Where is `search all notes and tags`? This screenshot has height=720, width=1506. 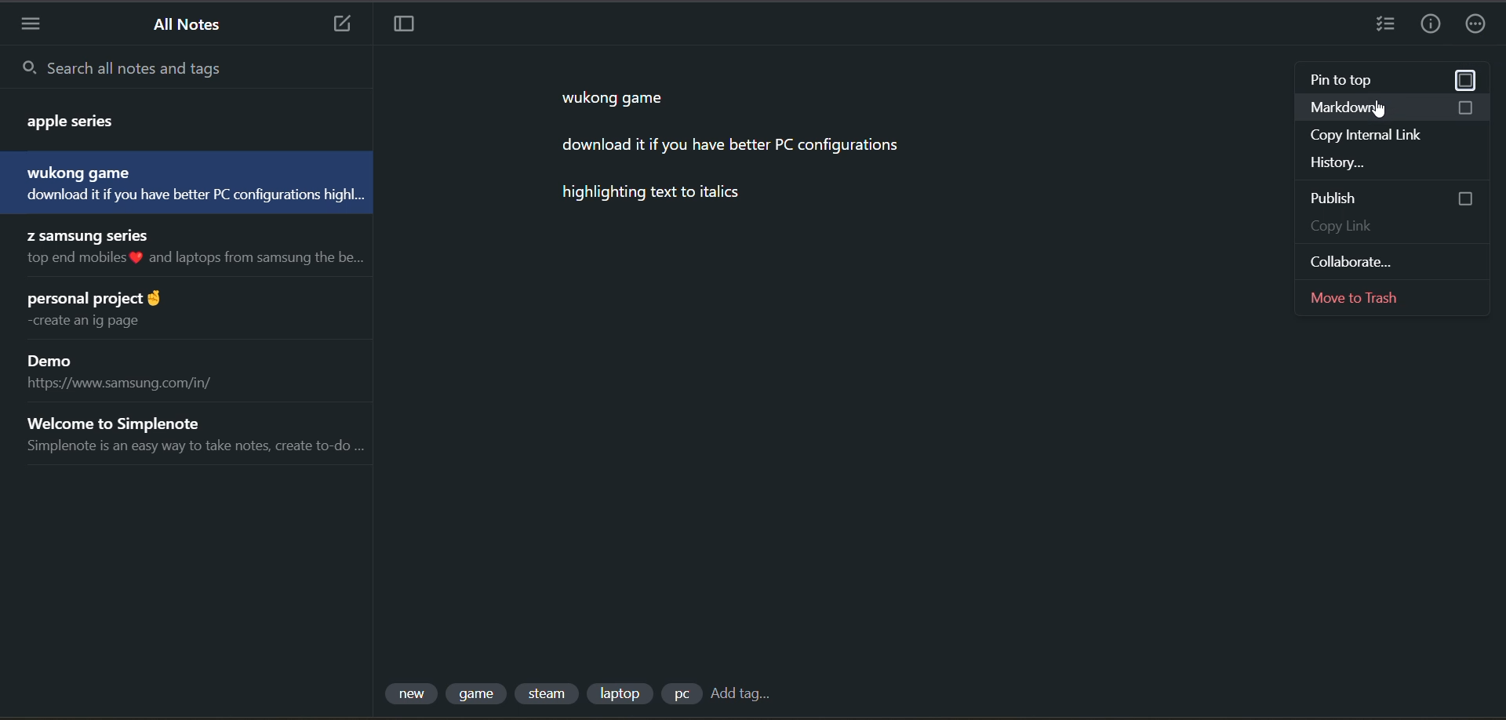
search all notes and tags is located at coordinates (191, 67).